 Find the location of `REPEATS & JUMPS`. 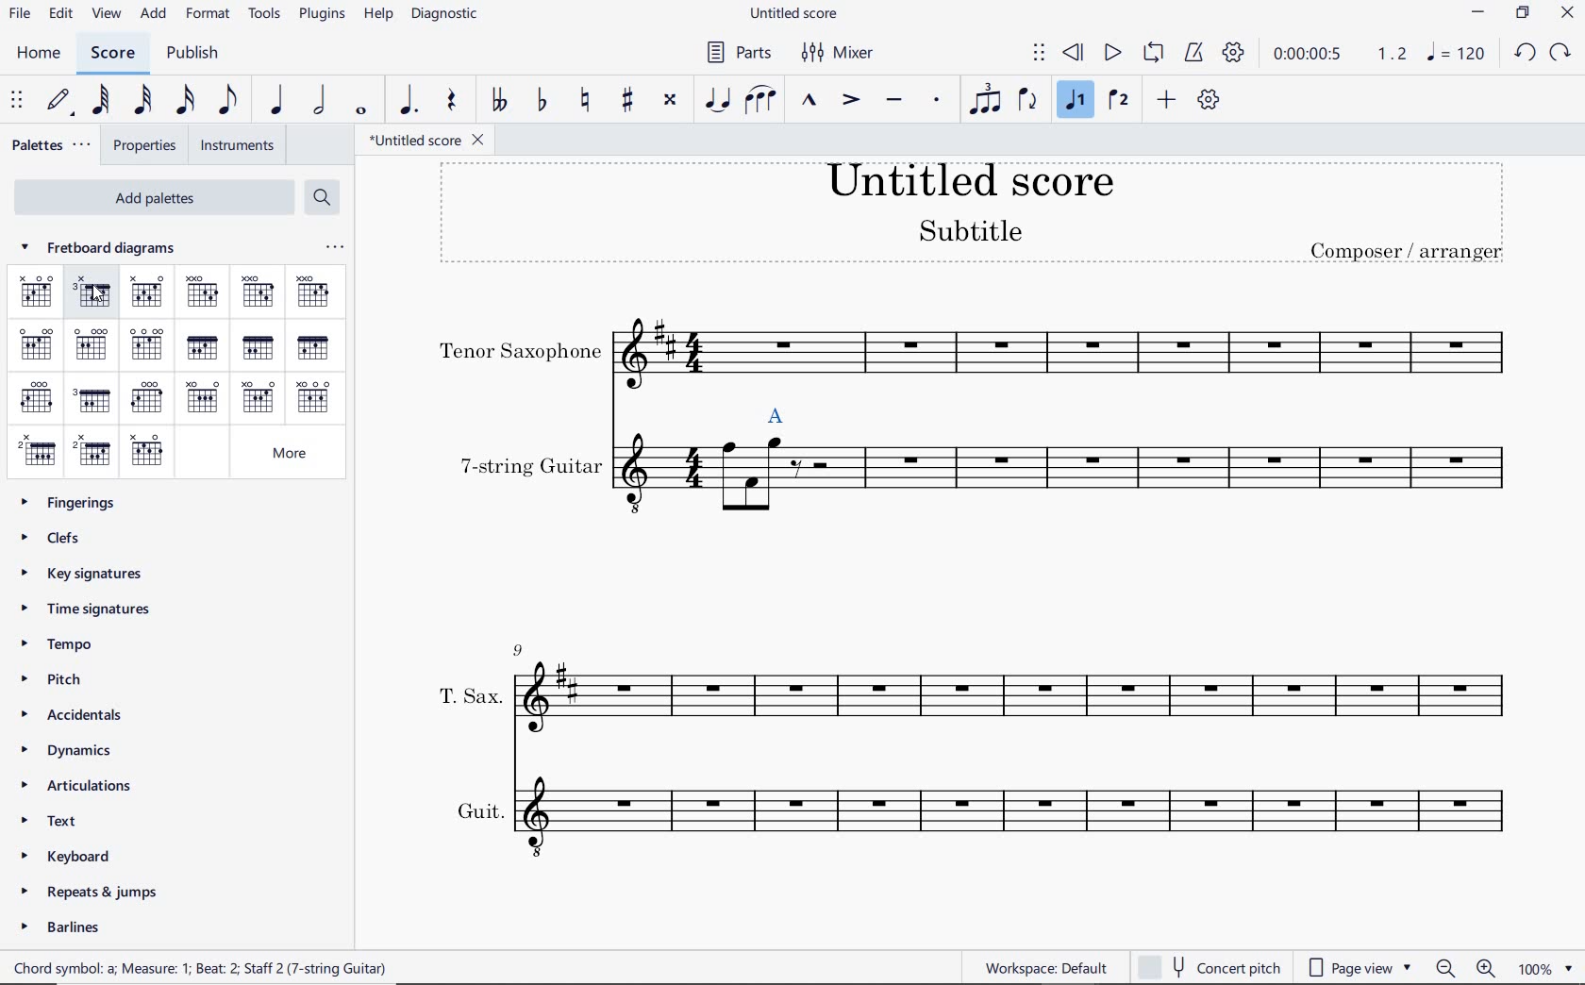

REPEATS & JUMPS is located at coordinates (94, 890).